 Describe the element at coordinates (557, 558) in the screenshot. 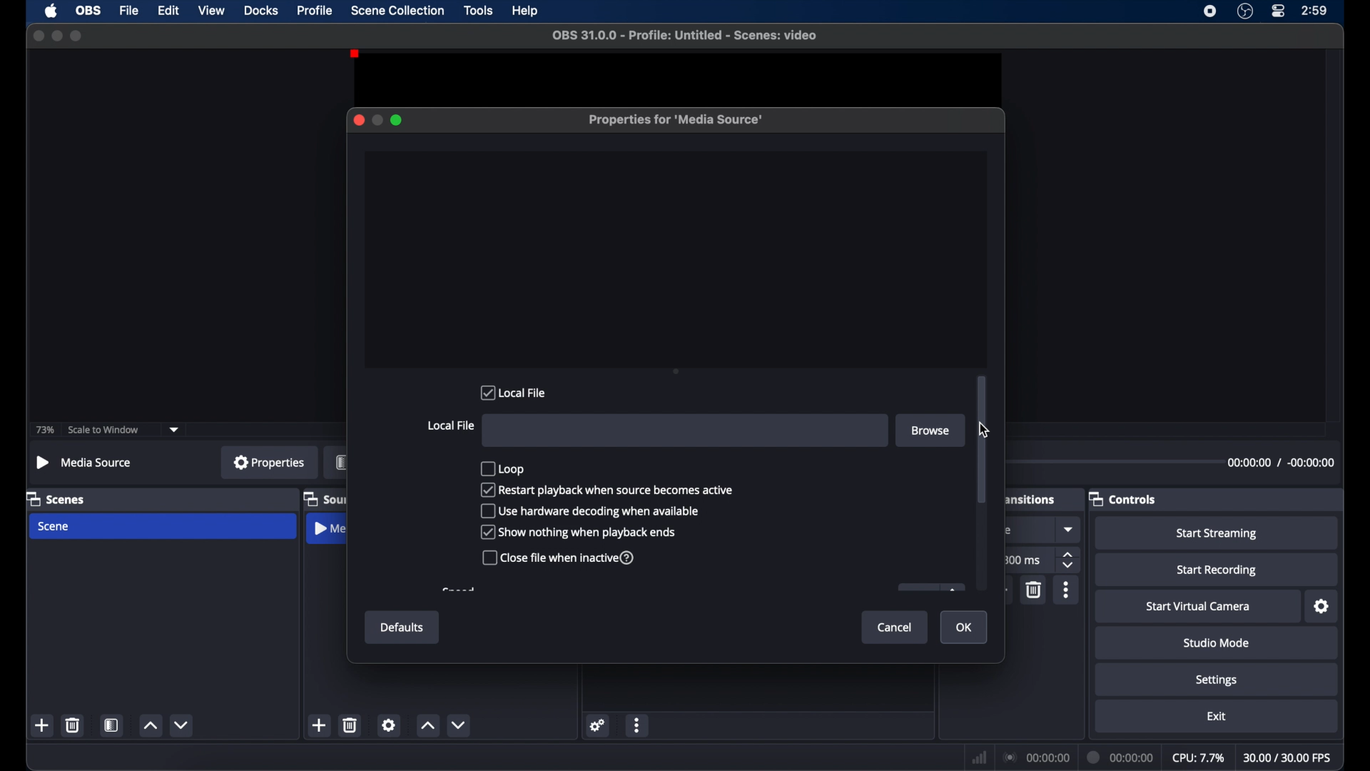

I see `close file when inactive` at that location.